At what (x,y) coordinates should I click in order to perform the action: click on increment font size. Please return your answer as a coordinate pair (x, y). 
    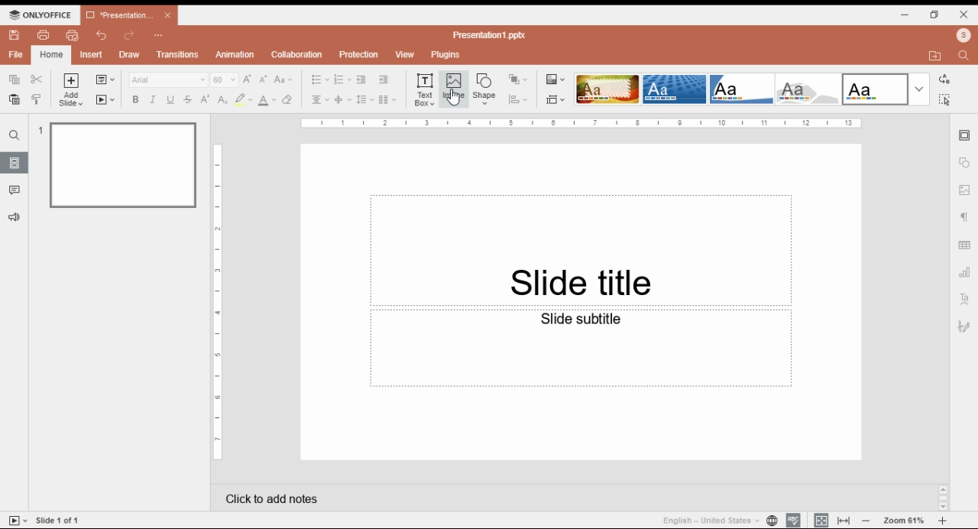
    Looking at the image, I should click on (248, 80).